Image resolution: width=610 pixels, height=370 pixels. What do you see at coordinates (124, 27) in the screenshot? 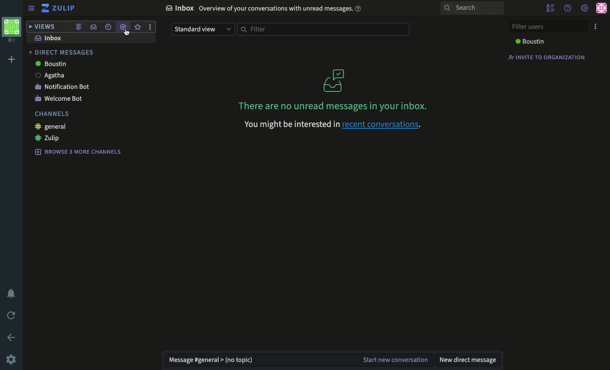
I see `mention` at bounding box center [124, 27].